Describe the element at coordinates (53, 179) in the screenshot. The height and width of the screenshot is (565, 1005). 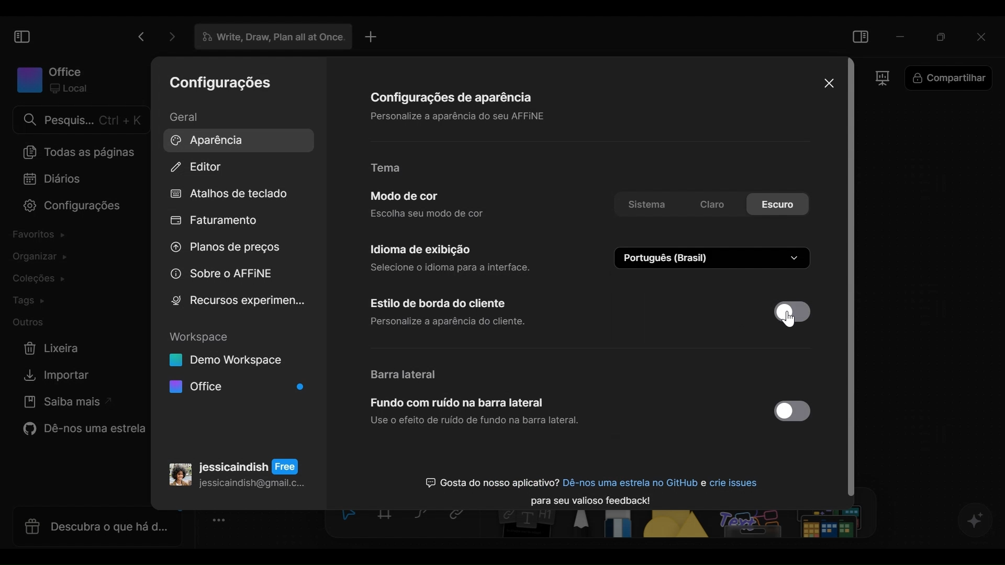
I see `Journal` at that location.